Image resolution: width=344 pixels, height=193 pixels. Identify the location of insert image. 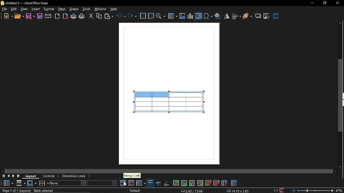
(182, 16).